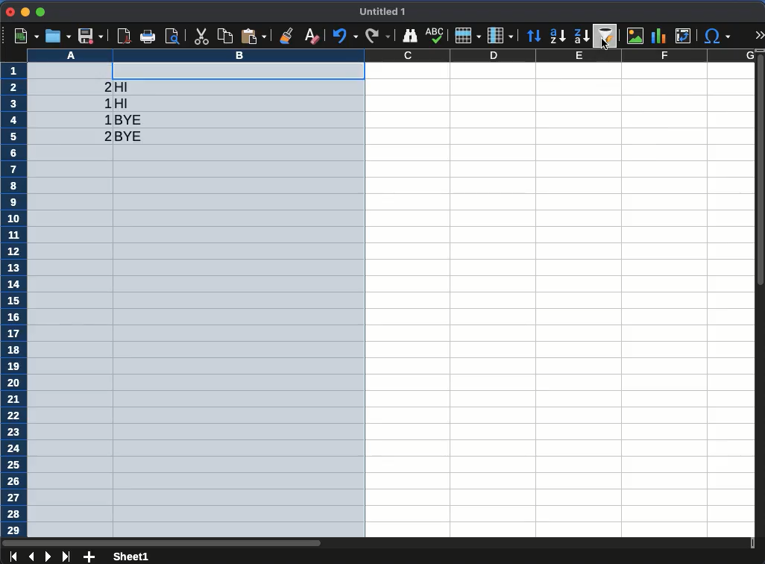 This screenshot has width=765, height=564. What do you see at coordinates (635, 35) in the screenshot?
I see `chart` at bounding box center [635, 35].